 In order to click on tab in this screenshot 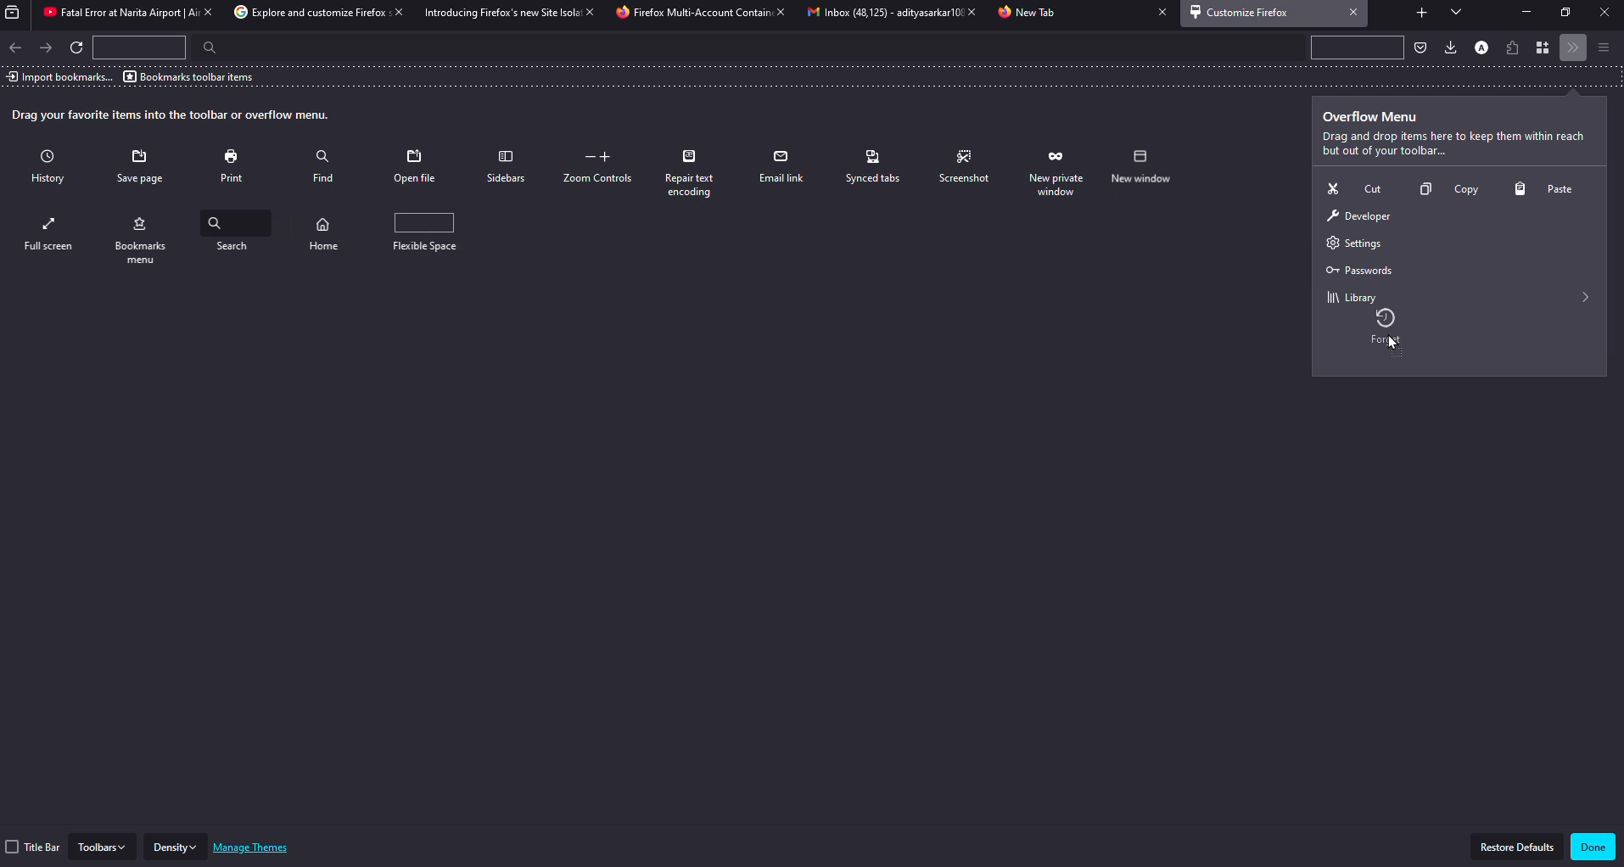, I will do `click(301, 13)`.